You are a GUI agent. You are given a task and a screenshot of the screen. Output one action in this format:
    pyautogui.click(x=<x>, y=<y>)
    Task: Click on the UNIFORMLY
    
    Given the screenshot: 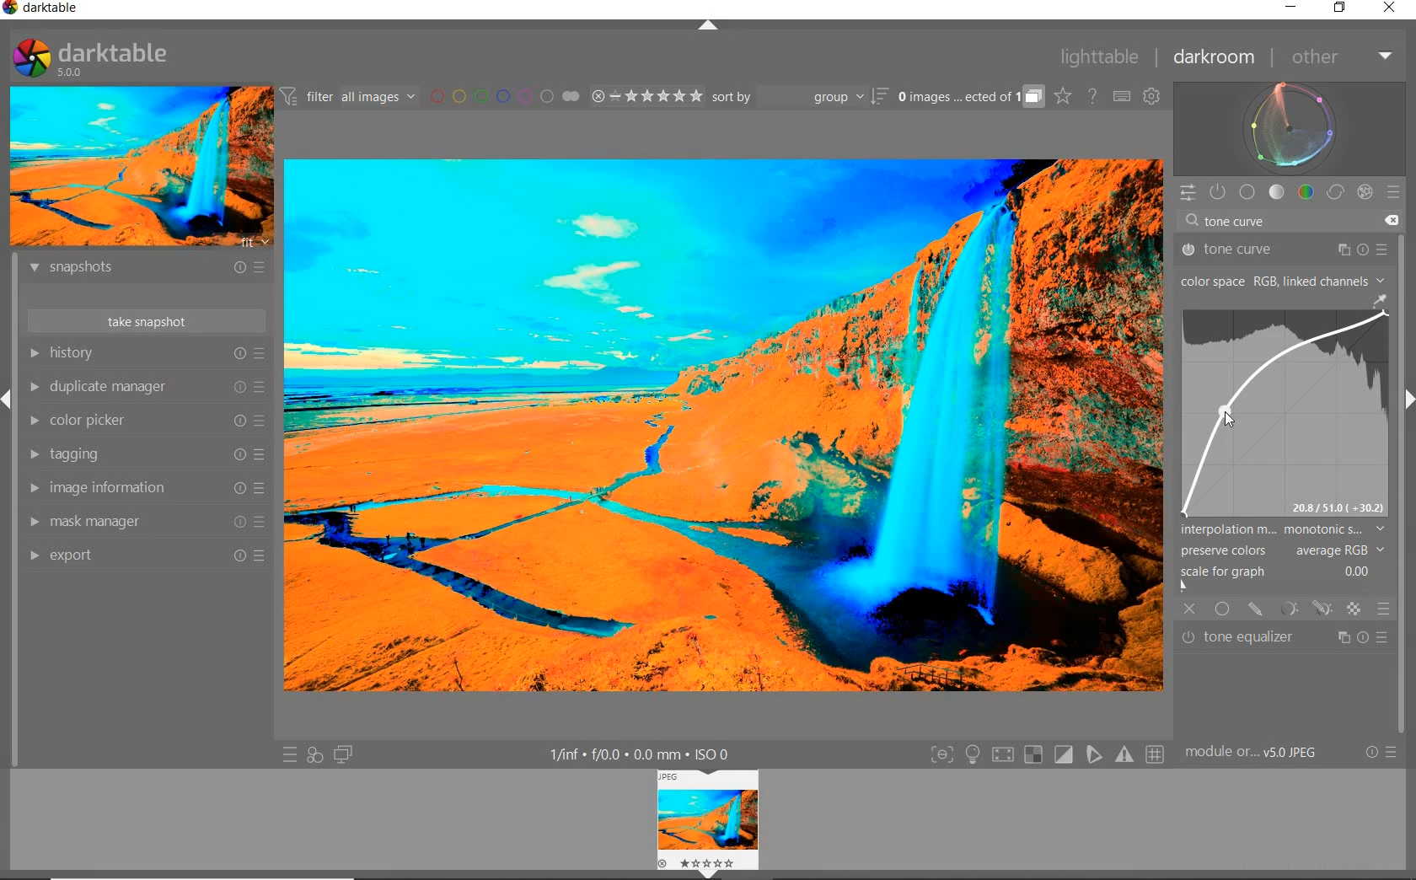 What is the action you would take?
    pyautogui.click(x=1222, y=609)
    